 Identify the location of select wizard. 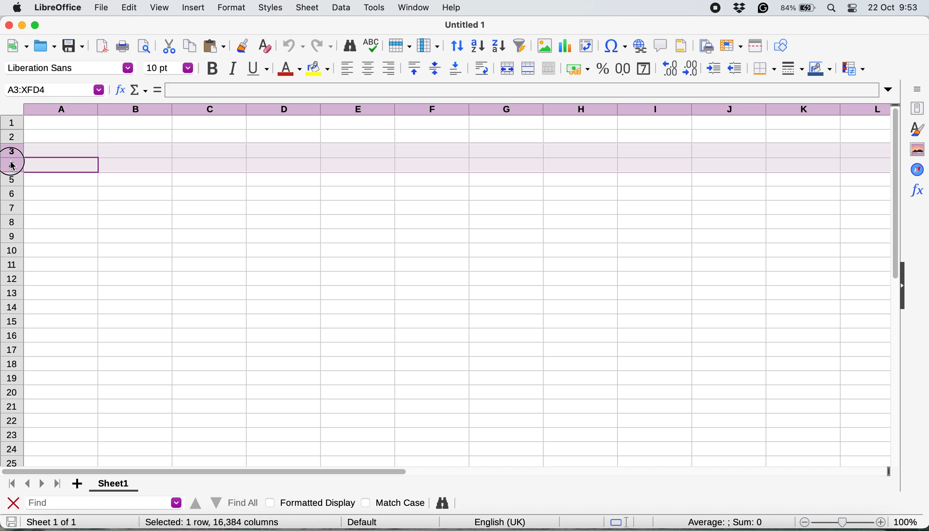
(139, 91).